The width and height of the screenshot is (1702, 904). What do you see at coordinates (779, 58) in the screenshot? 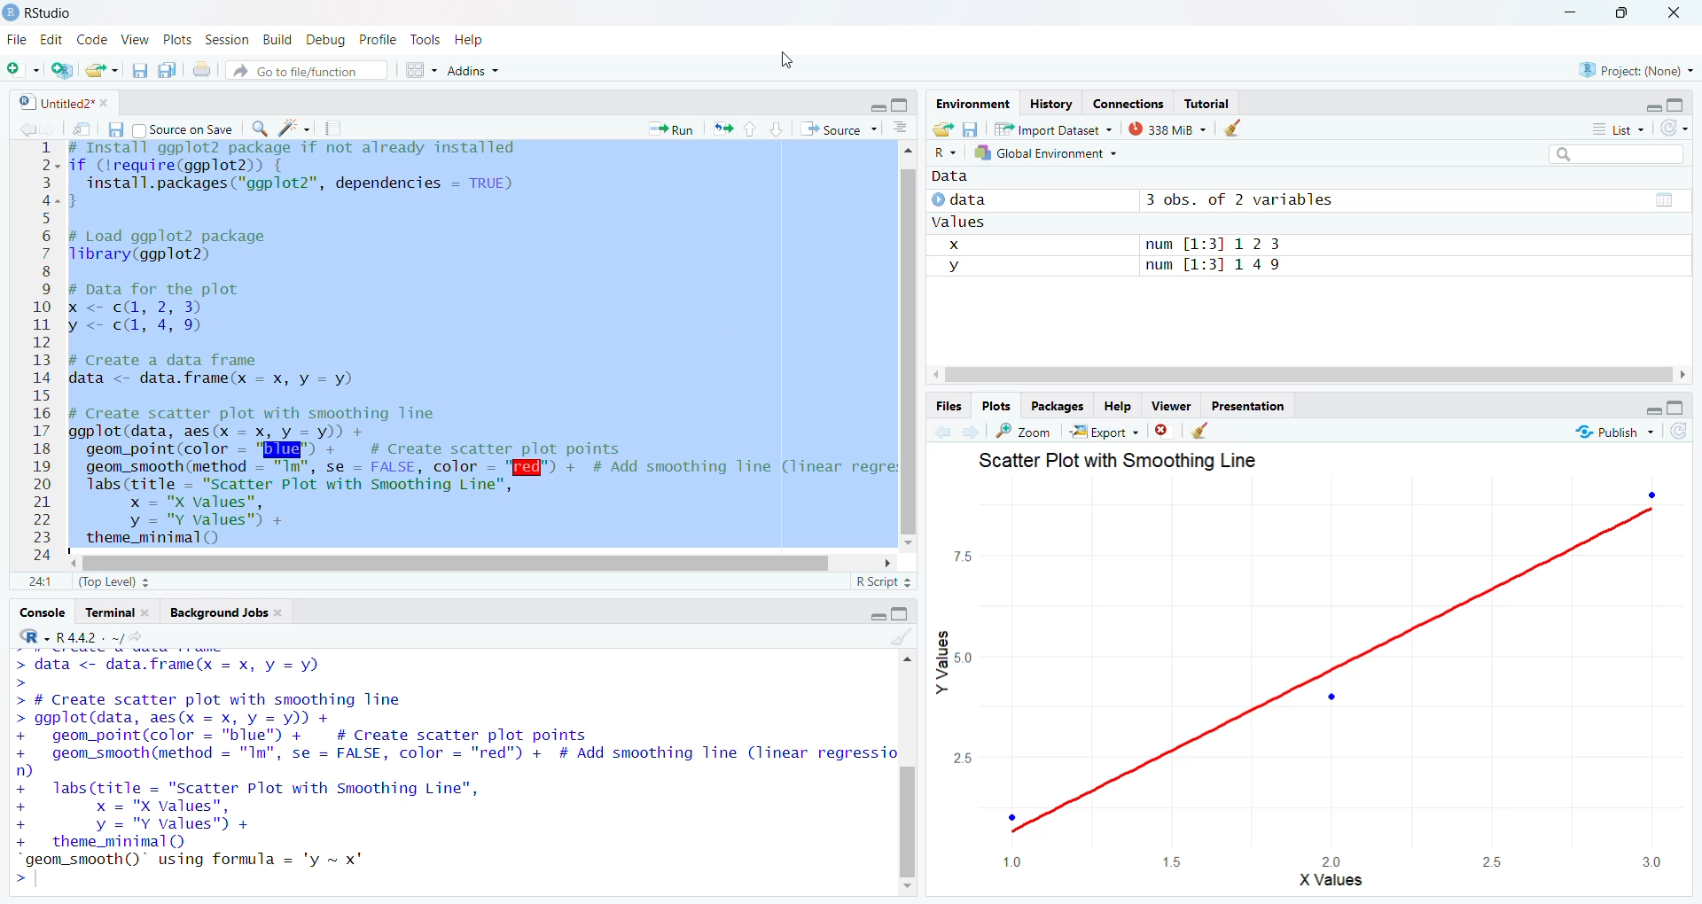
I see `cursor` at bounding box center [779, 58].